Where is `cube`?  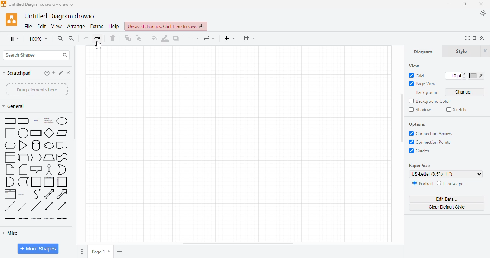 cube is located at coordinates (23, 158).